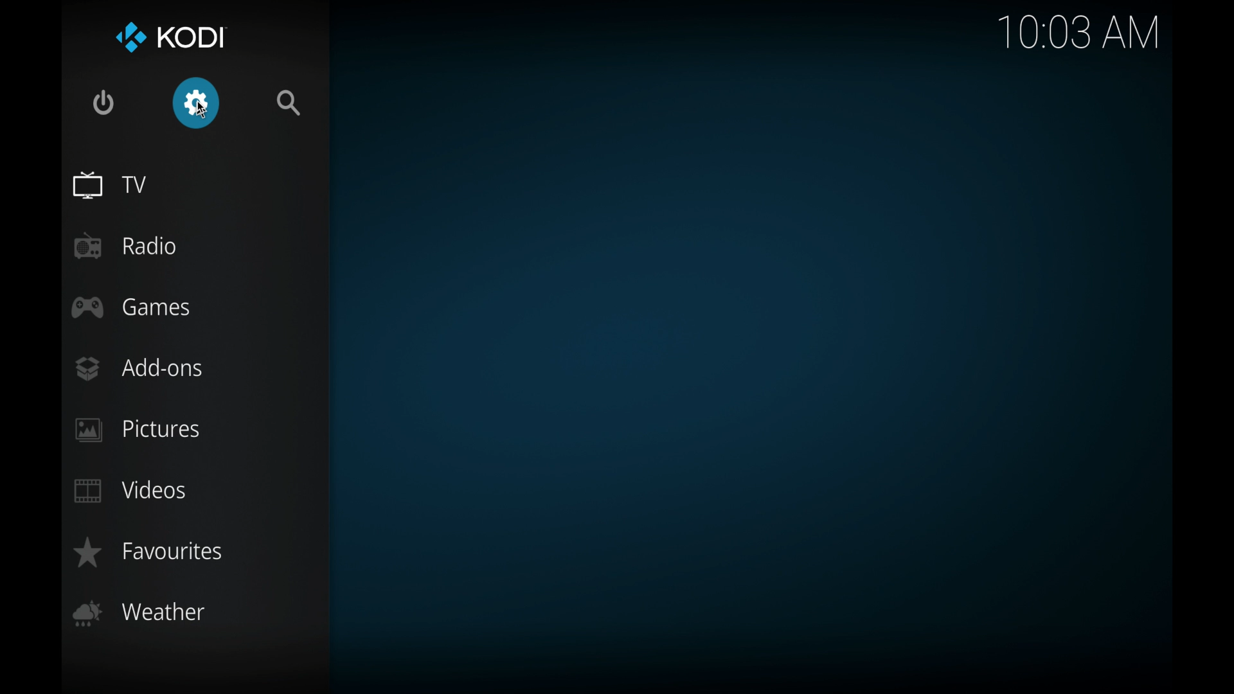 This screenshot has height=694, width=1234. I want to click on time, so click(1083, 35).